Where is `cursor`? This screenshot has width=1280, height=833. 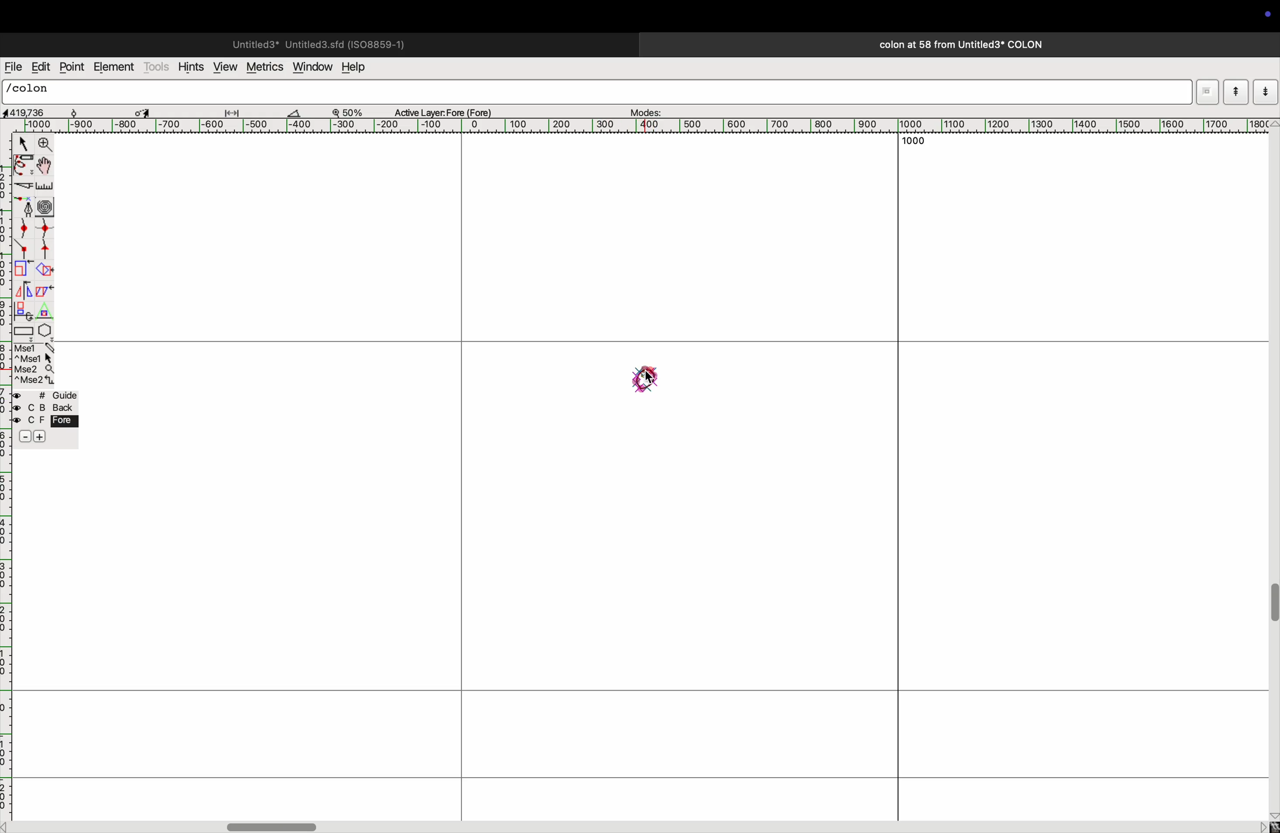
cursor is located at coordinates (655, 382).